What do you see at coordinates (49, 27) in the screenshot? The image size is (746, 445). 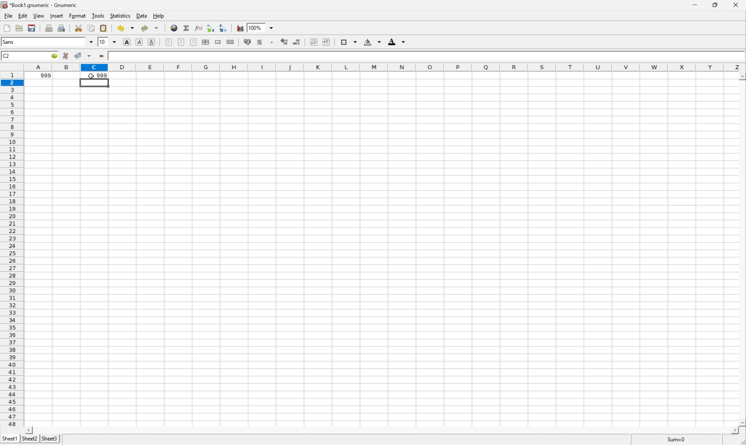 I see `print current file` at bounding box center [49, 27].